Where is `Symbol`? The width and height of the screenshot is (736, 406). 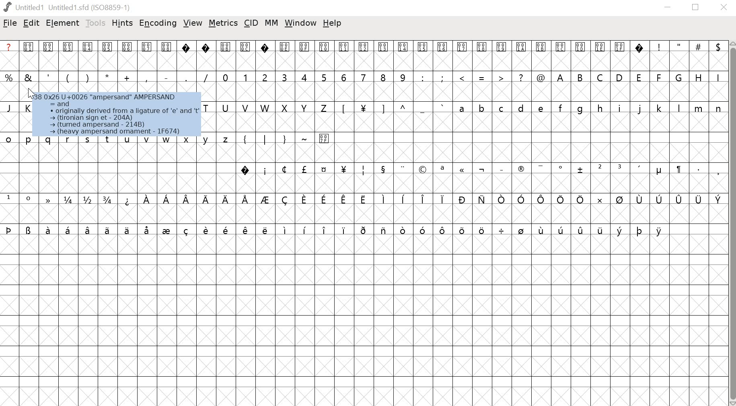
Symbol is located at coordinates (659, 171).